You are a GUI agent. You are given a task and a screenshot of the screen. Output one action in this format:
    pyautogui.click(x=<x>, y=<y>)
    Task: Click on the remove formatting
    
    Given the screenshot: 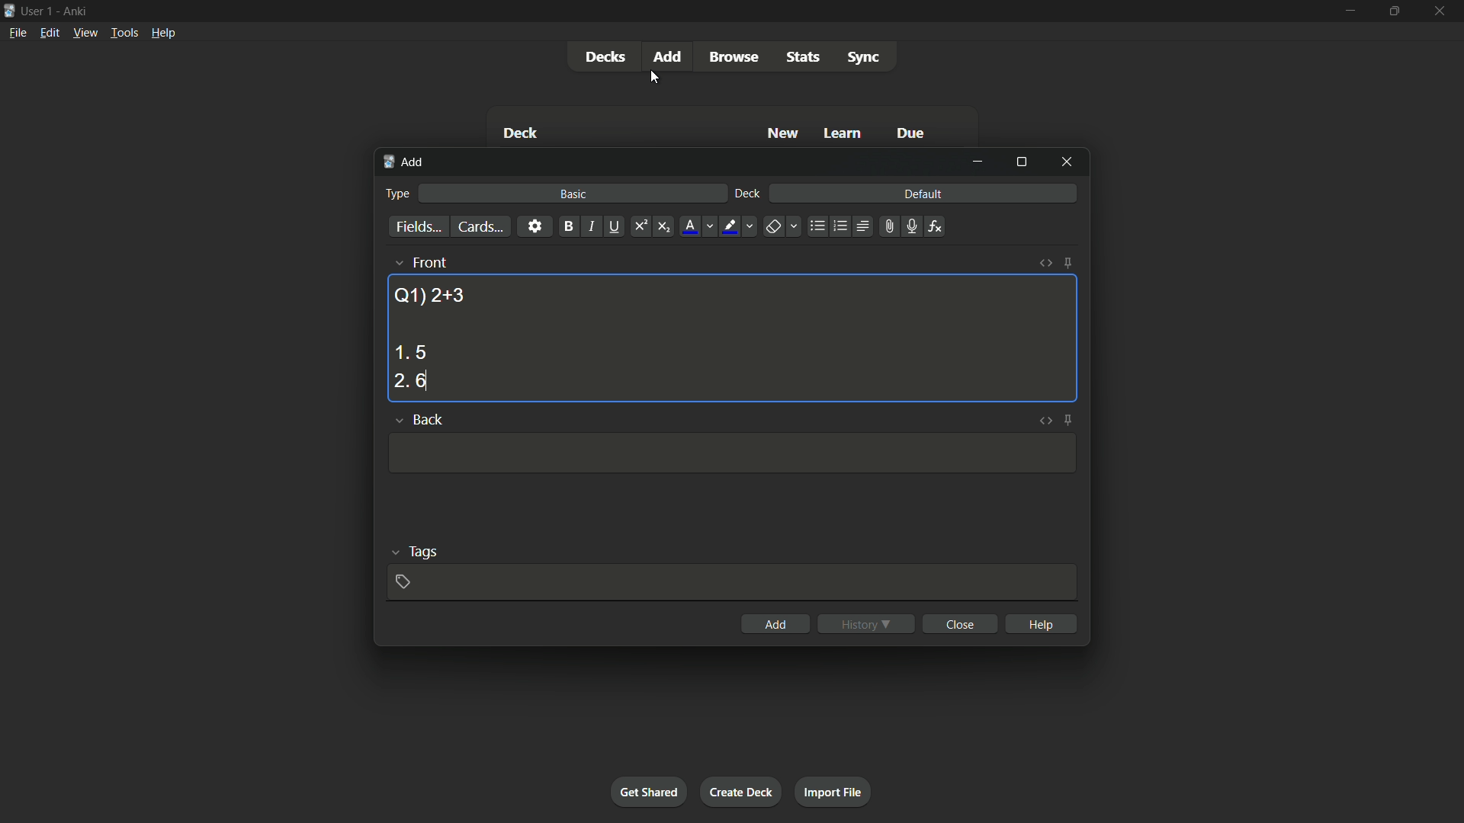 What is the action you would take?
    pyautogui.click(x=773, y=228)
    